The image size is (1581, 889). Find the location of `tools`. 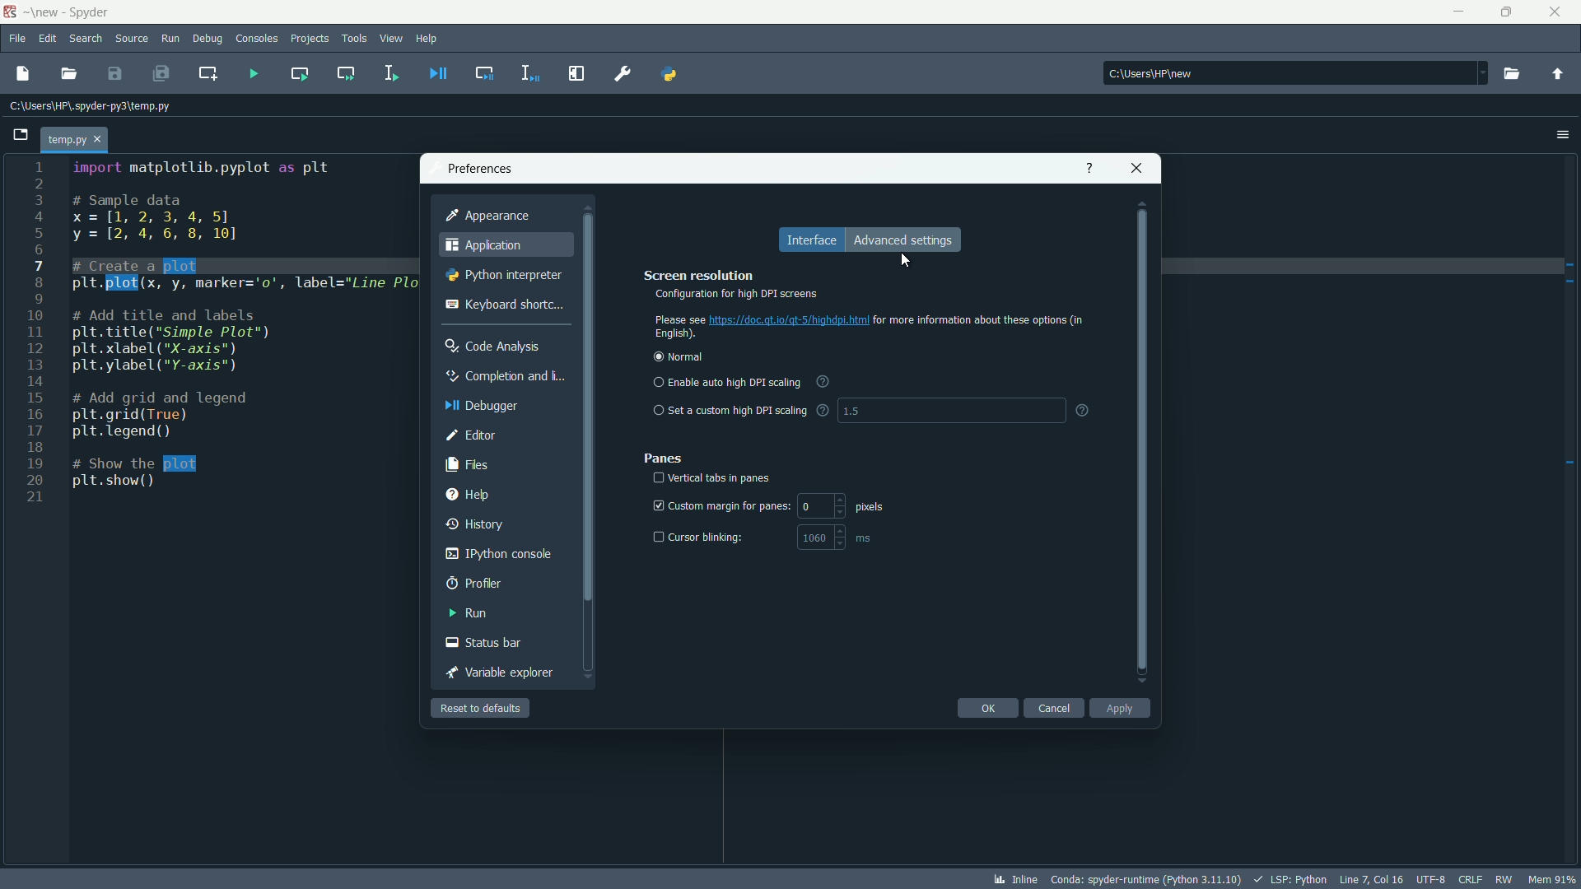

tools is located at coordinates (353, 38).